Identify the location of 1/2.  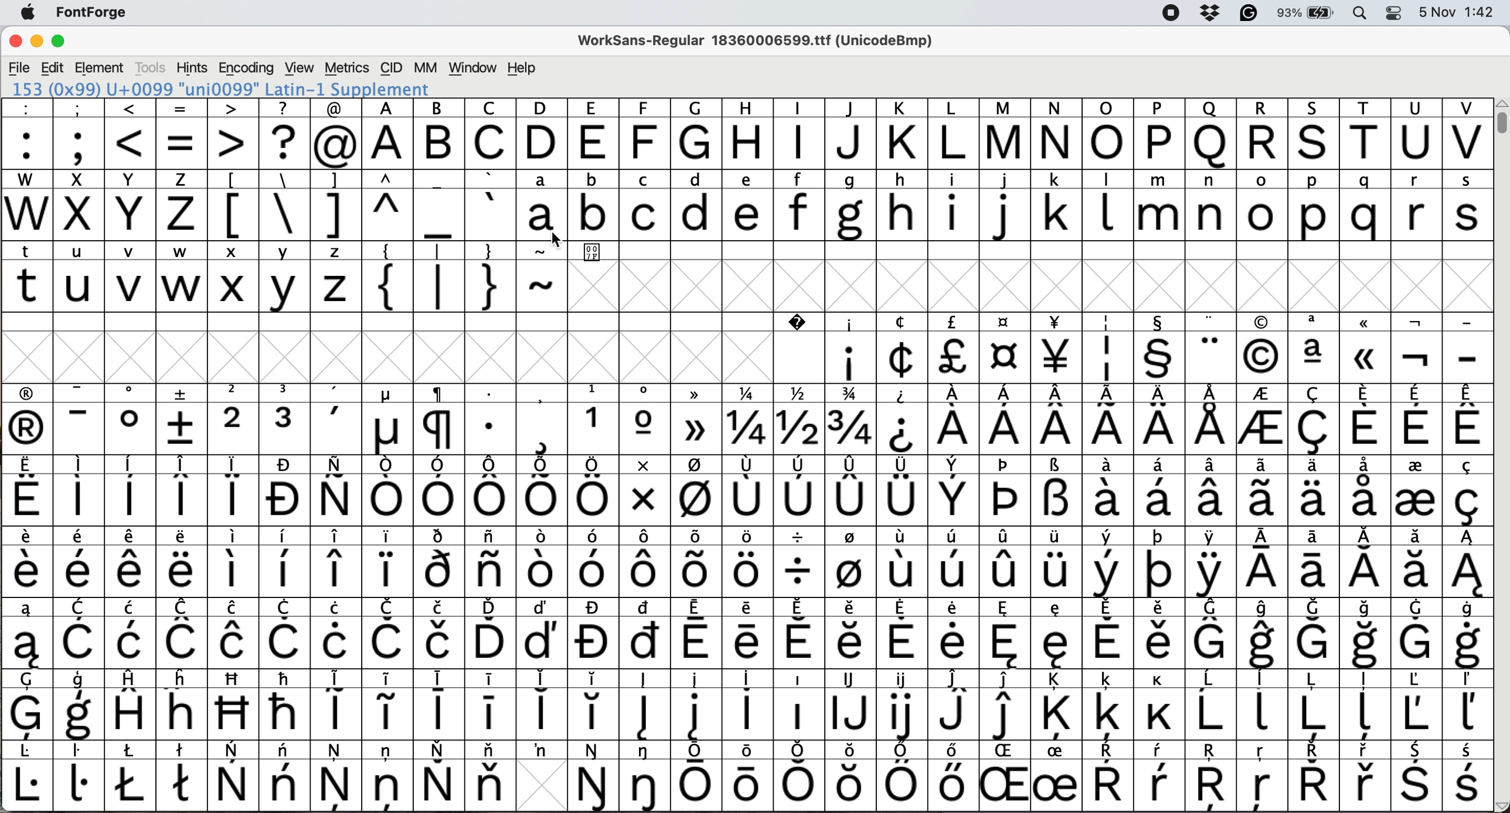
(800, 419).